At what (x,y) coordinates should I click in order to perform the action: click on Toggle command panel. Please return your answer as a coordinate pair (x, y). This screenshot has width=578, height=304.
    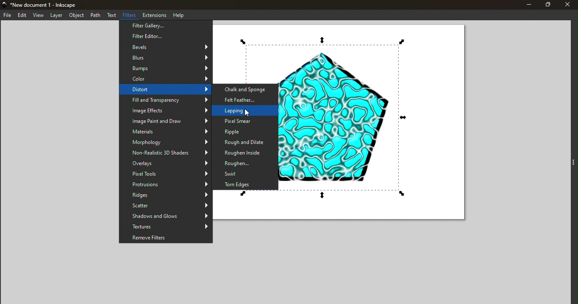
    Looking at the image, I should click on (567, 163).